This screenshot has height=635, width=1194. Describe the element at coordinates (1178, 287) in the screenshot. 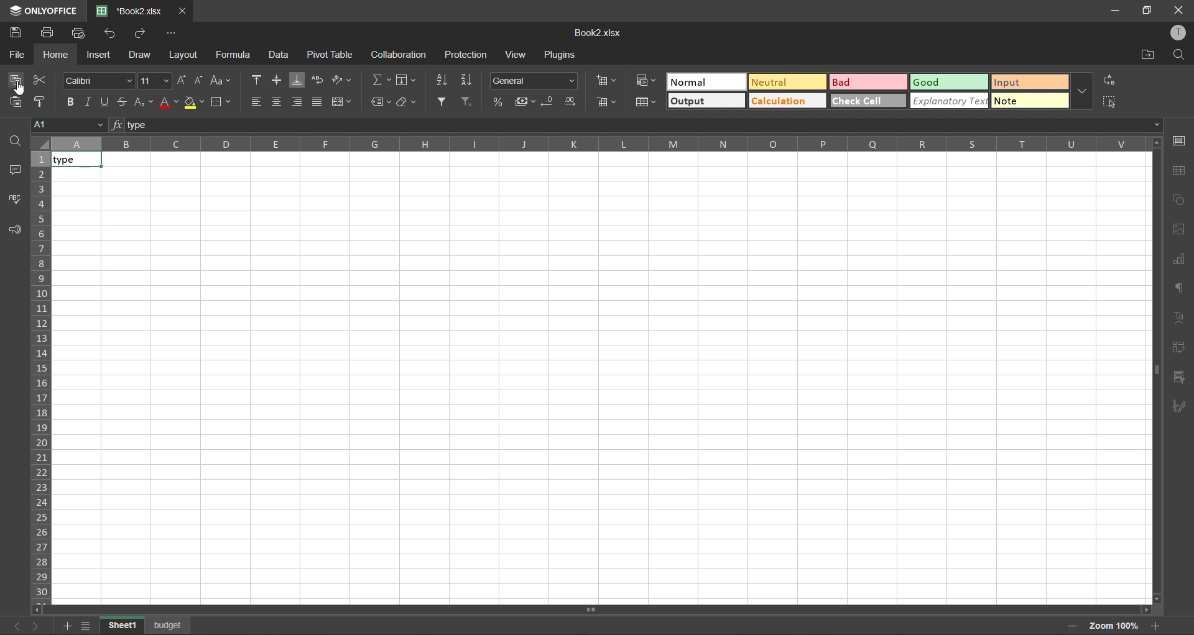

I see `paragraph` at that location.